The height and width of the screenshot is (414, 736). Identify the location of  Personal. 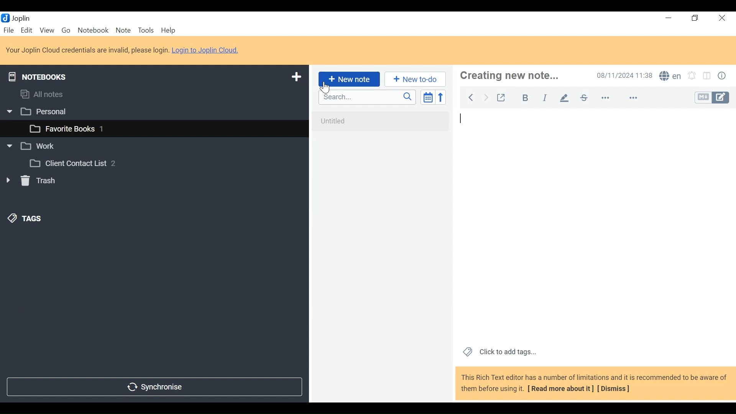
(36, 112).